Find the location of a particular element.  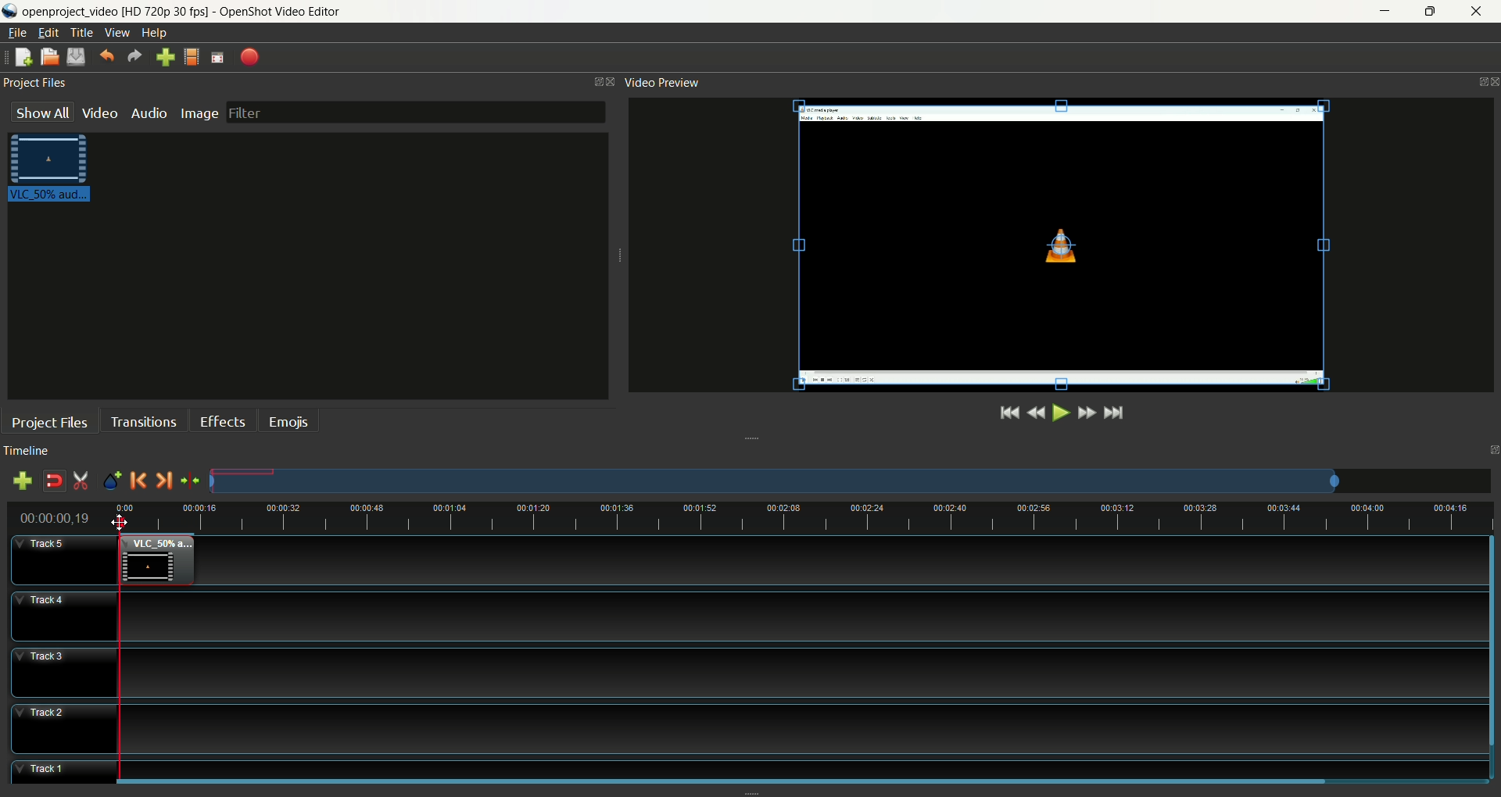

import file is located at coordinates (163, 57).